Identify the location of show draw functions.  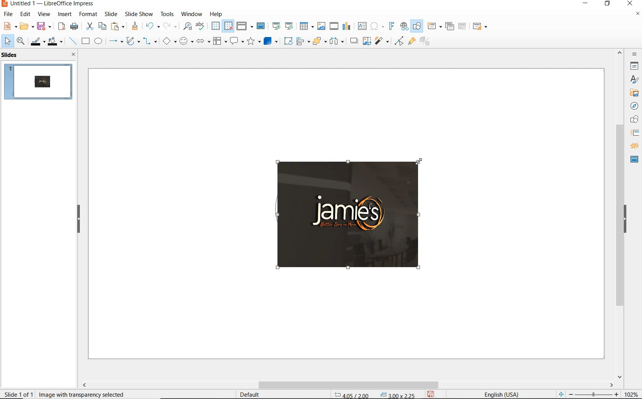
(417, 26).